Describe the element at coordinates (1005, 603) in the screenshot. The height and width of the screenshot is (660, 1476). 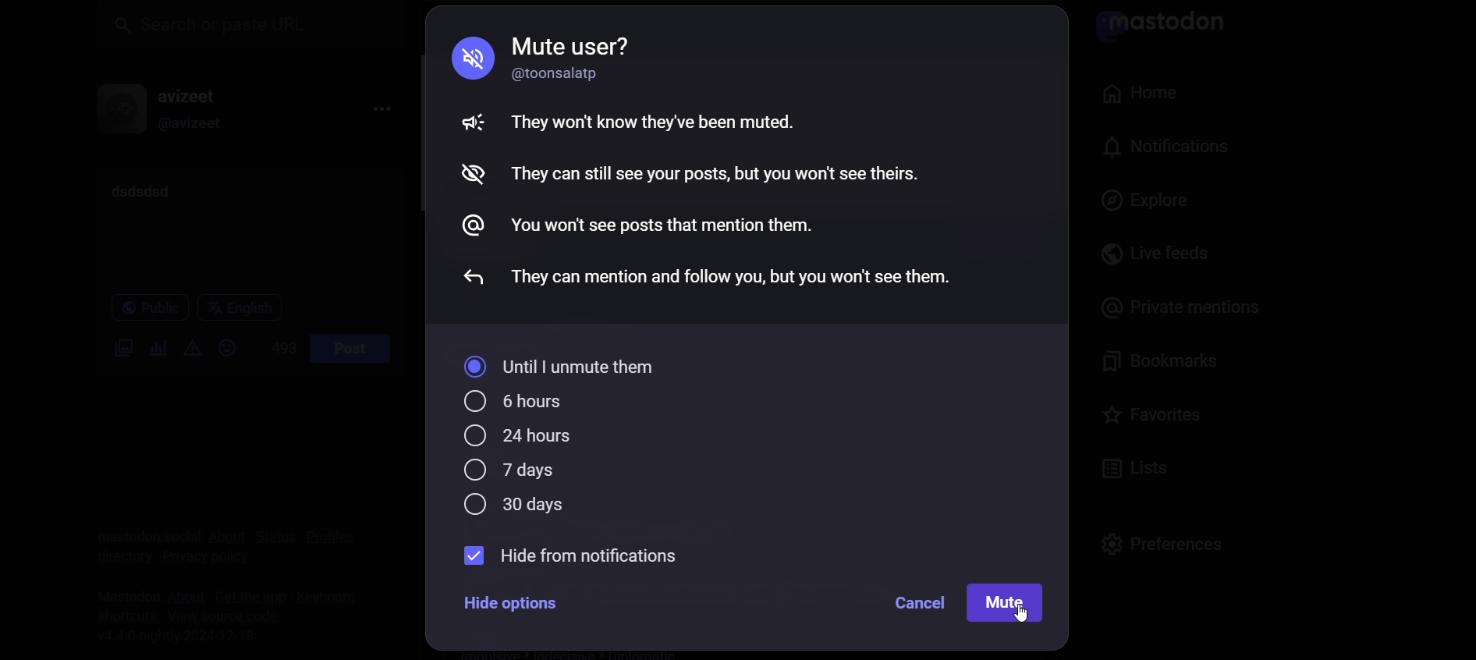
I see `Mute` at that location.